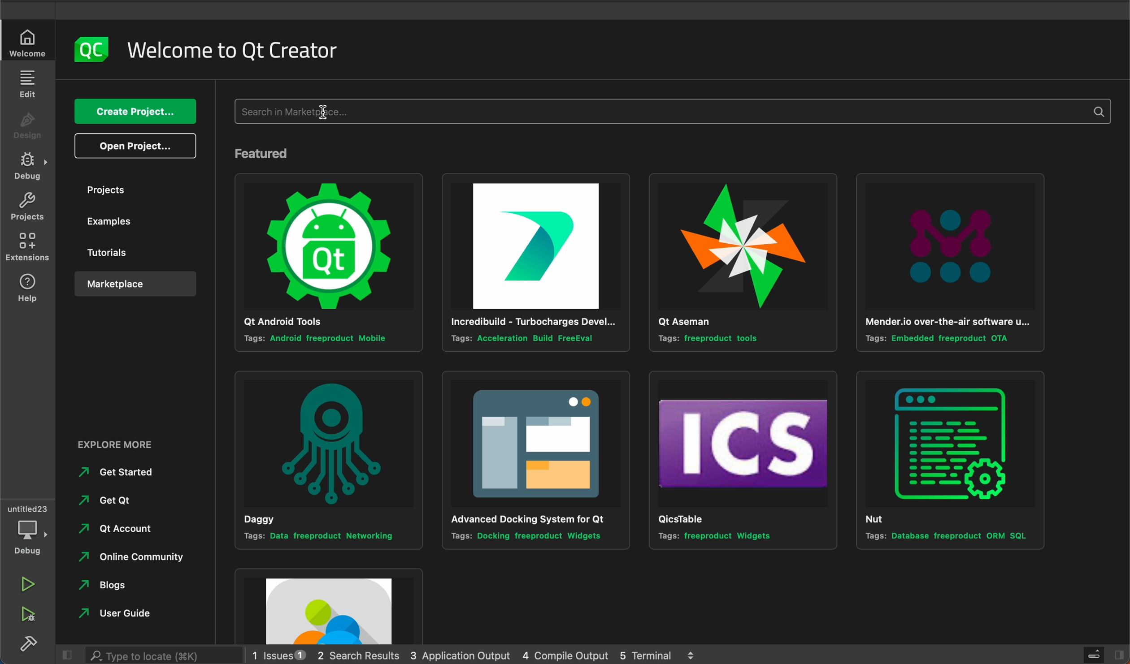 The width and height of the screenshot is (1130, 664). I want to click on , so click(742, 461).